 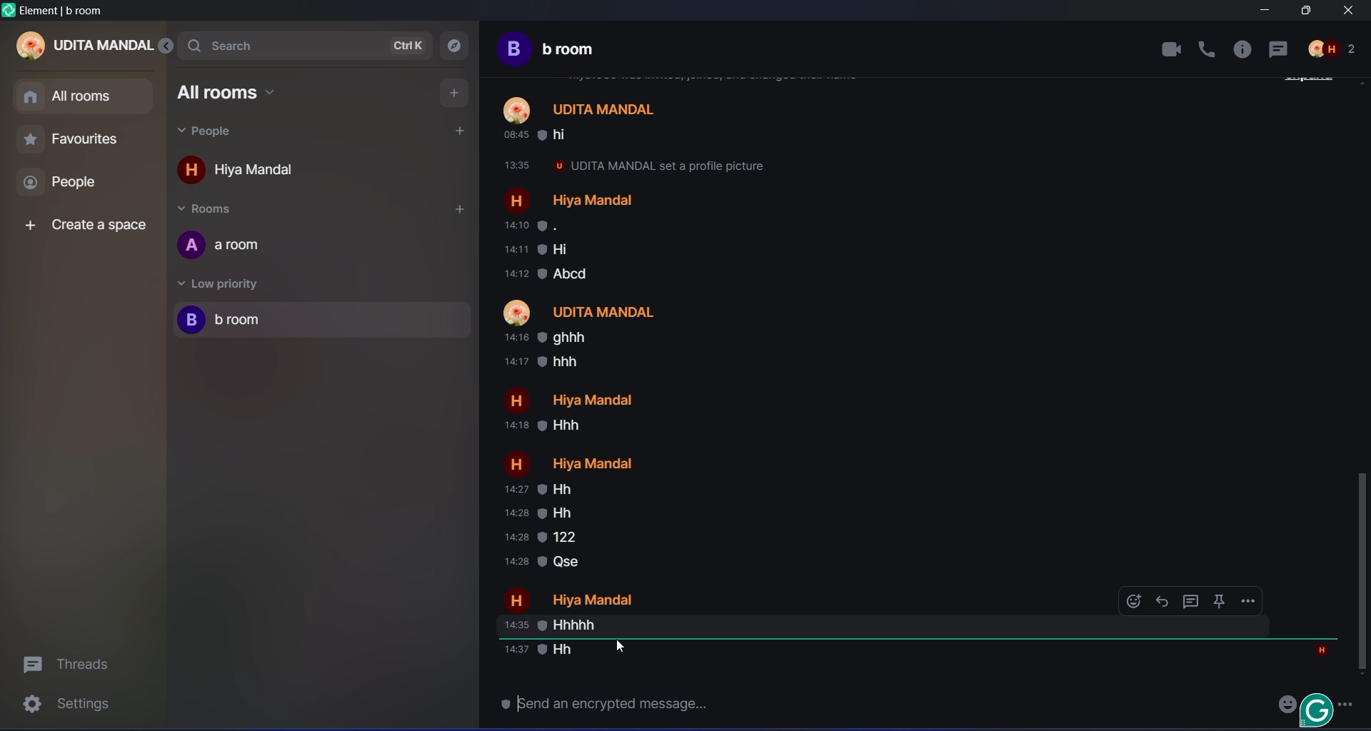 What do you see at coordinates (553, 52) in the screenshot?
I see `a room` at bounding box center [553, 52].